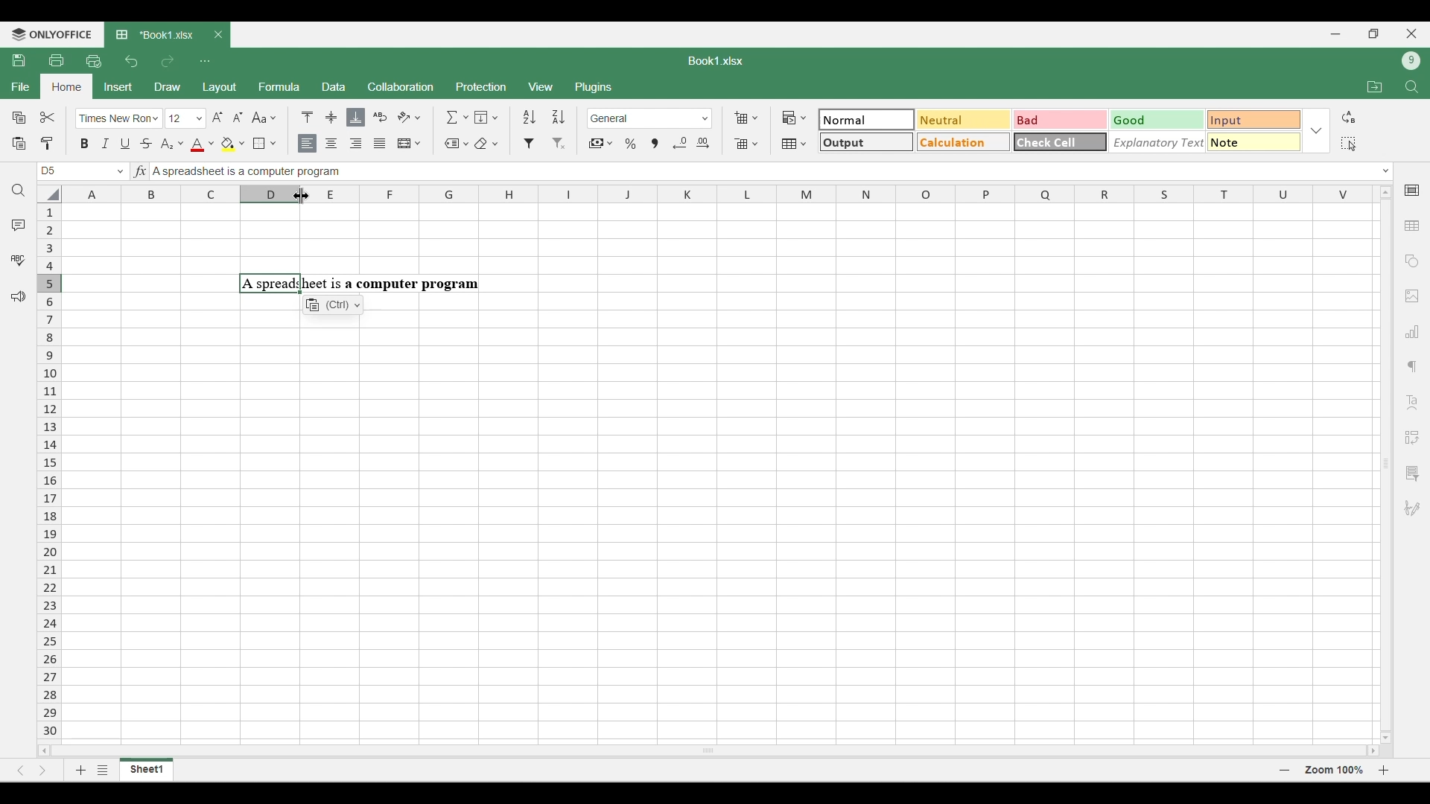 The width and height of the screenshot is (1430, 804). I want to click on Fill color, so click(233, 144).